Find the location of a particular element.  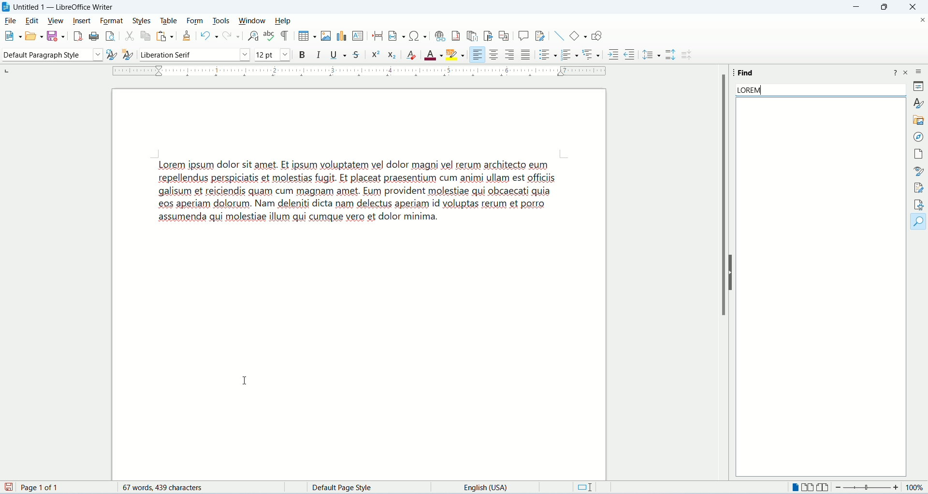

redo is located at coordinates (231, 36).